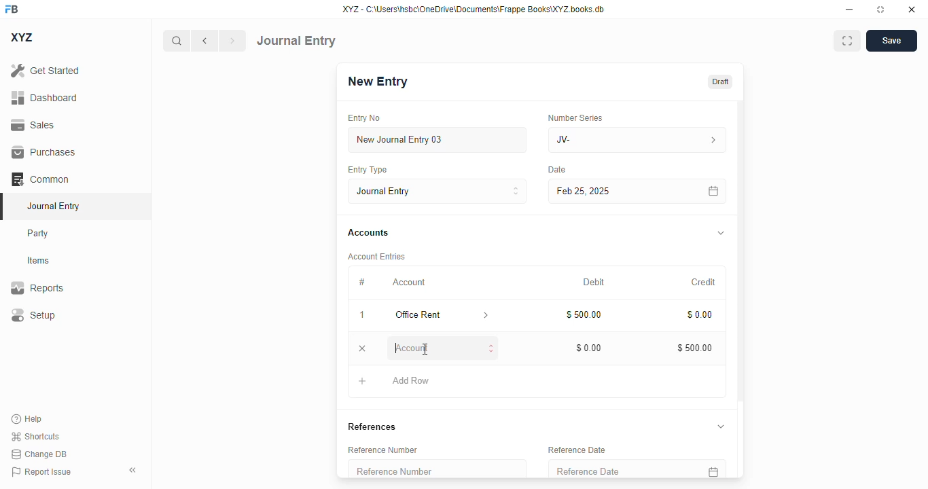  What do you see at coordinates (695, 348) in the screenshot?
I see `$500.00` at bounding box center [695, 348].